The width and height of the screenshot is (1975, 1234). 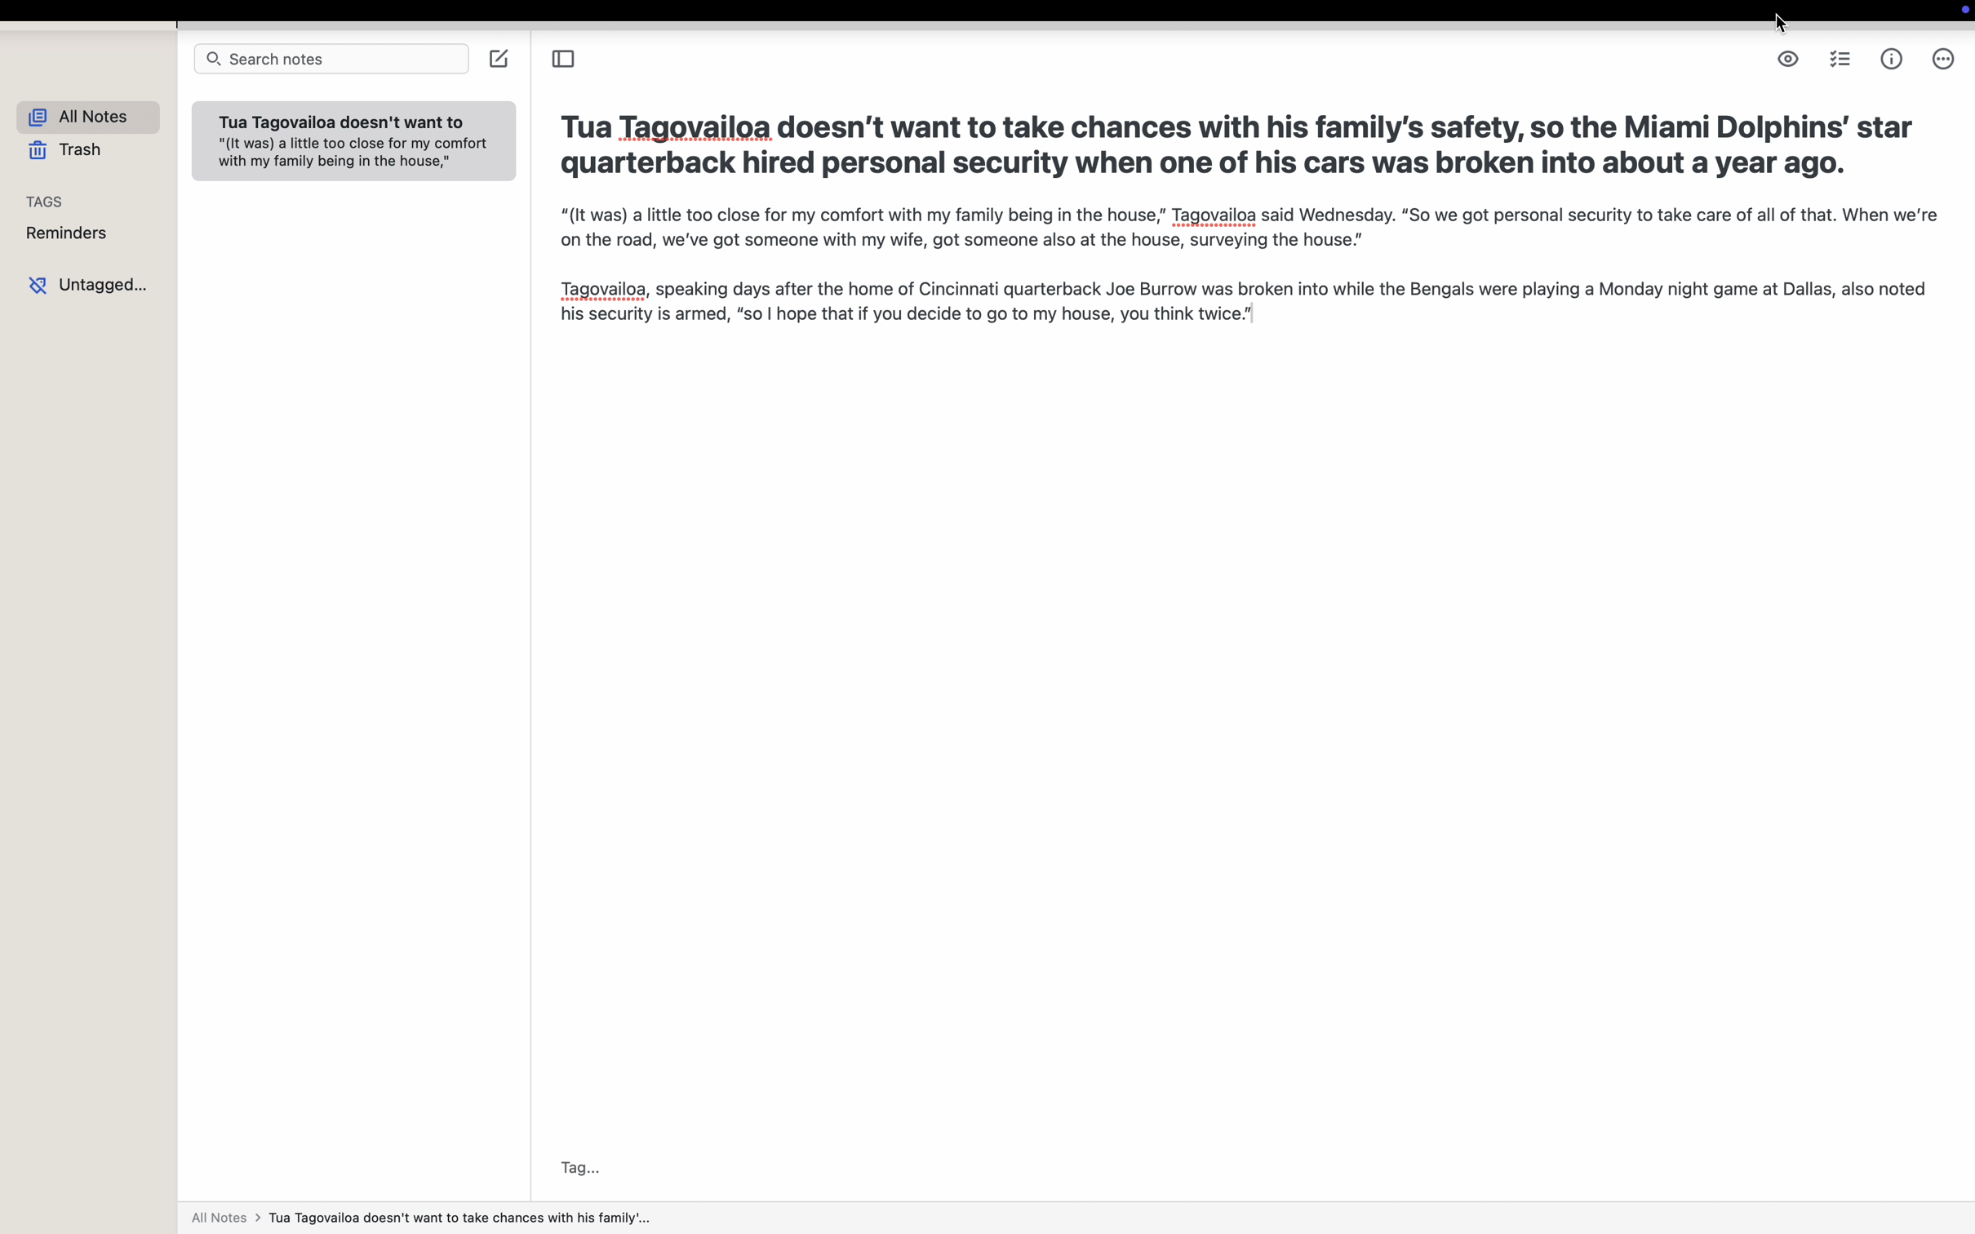 What do you see at coordinates (353, 145) in the screenshot?
I see `Tua Tagovailoa doesn't want to
"(It was) a little too close for my comfort
with my family being in the house,"` at bounding box center [353, 145].